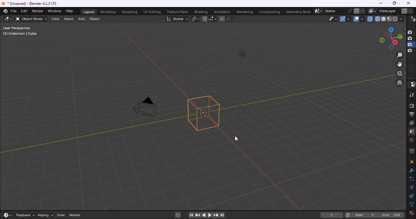  I want to click on Reverse, so click(205, 215).